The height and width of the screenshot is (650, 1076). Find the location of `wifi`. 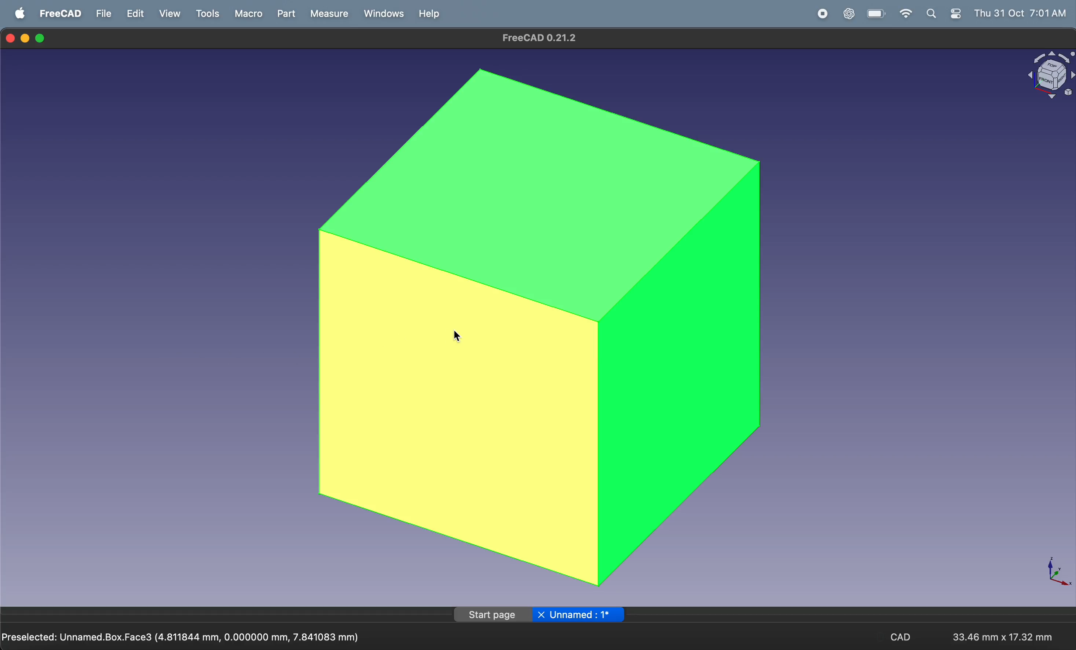

wifi is located at coordinates (903, 14).